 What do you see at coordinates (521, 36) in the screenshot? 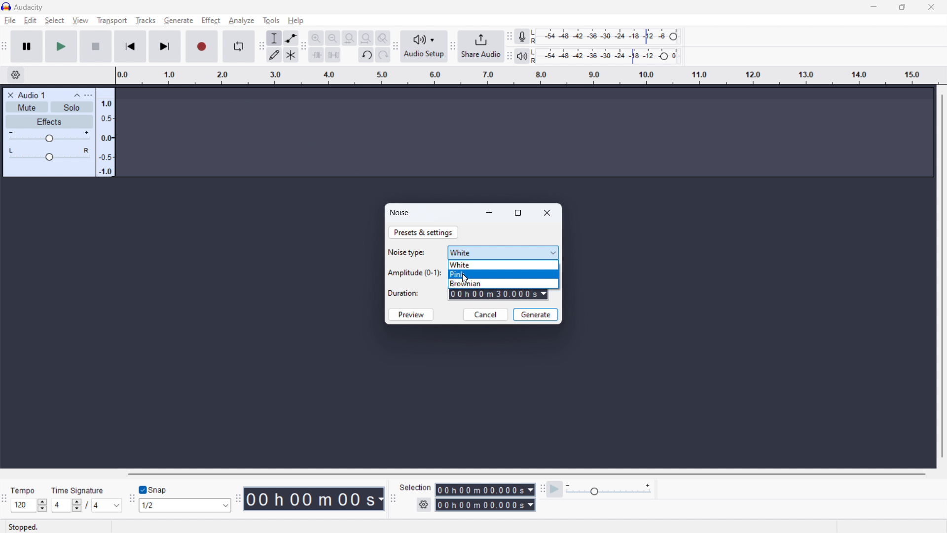
I see `` at bounding box center [521, 36].